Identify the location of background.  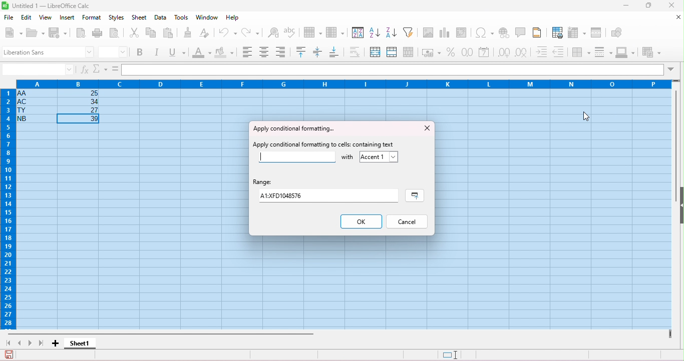
(226, 53).